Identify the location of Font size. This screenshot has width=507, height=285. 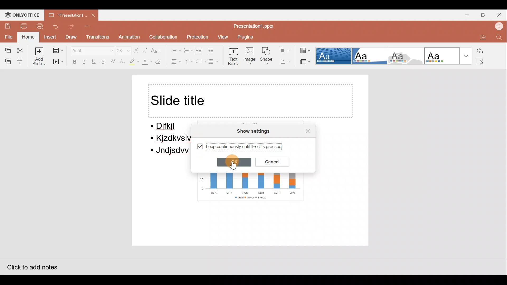
(123, 50).